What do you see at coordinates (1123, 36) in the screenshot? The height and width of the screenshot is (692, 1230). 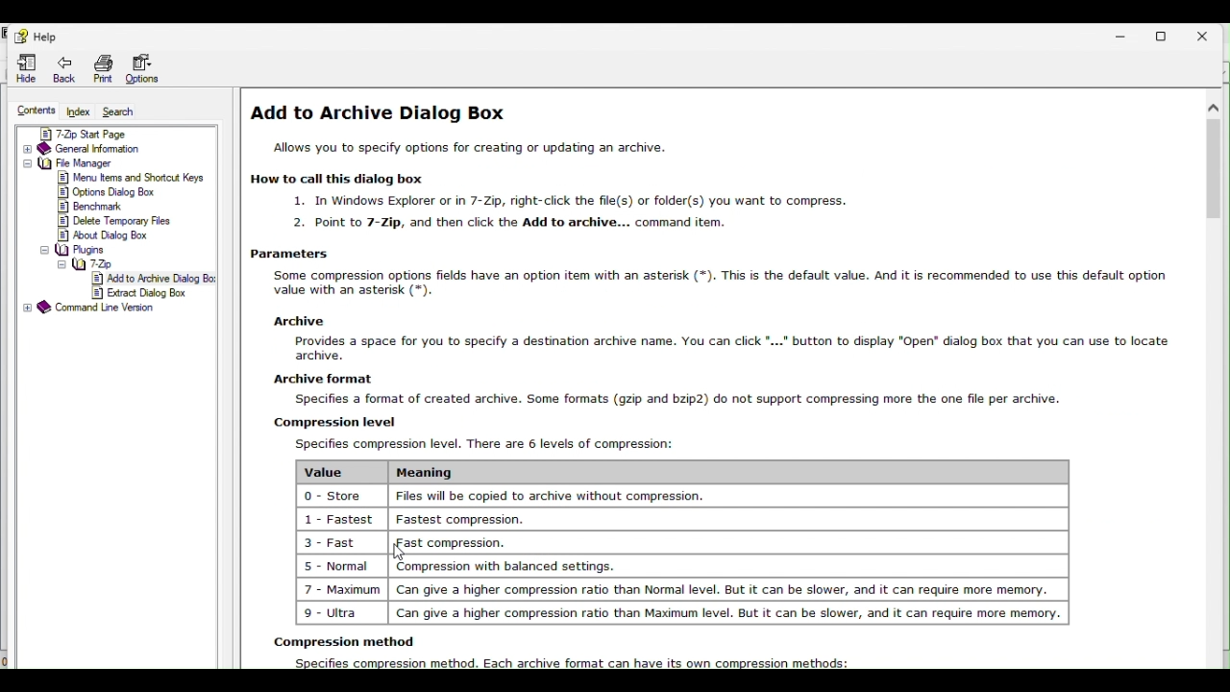 I see `Minimize` at bounding box center [1123, 36].